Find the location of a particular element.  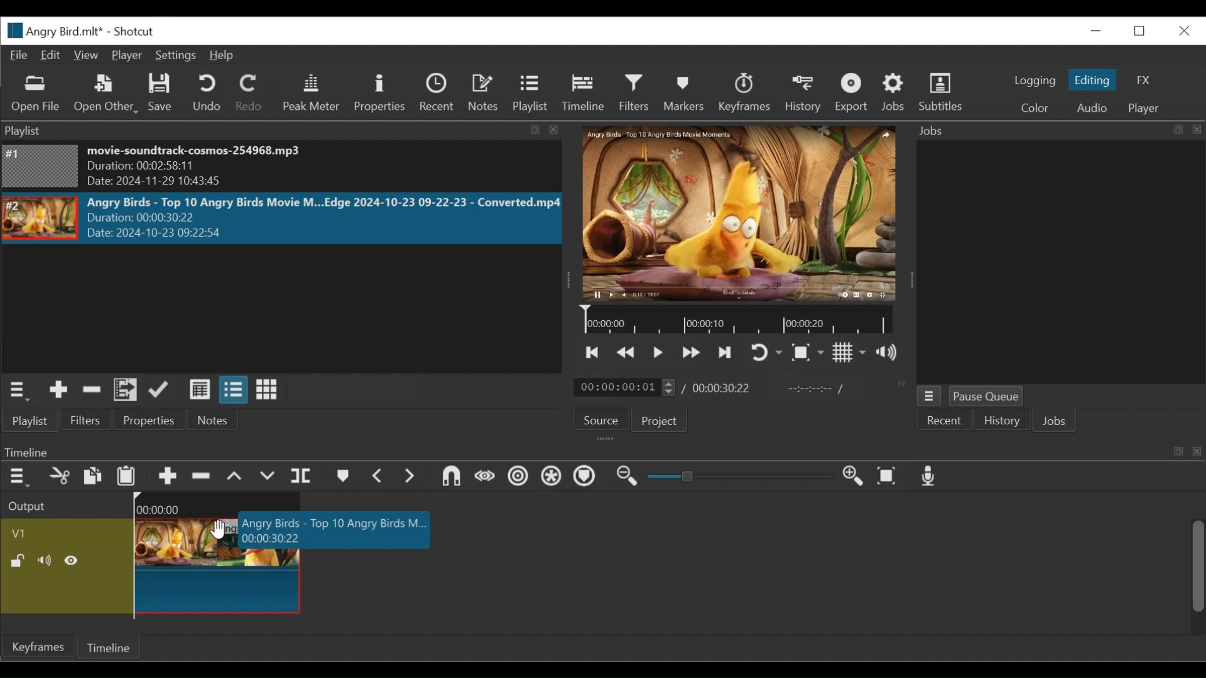

Timeline is located at coordinates (582, 93).